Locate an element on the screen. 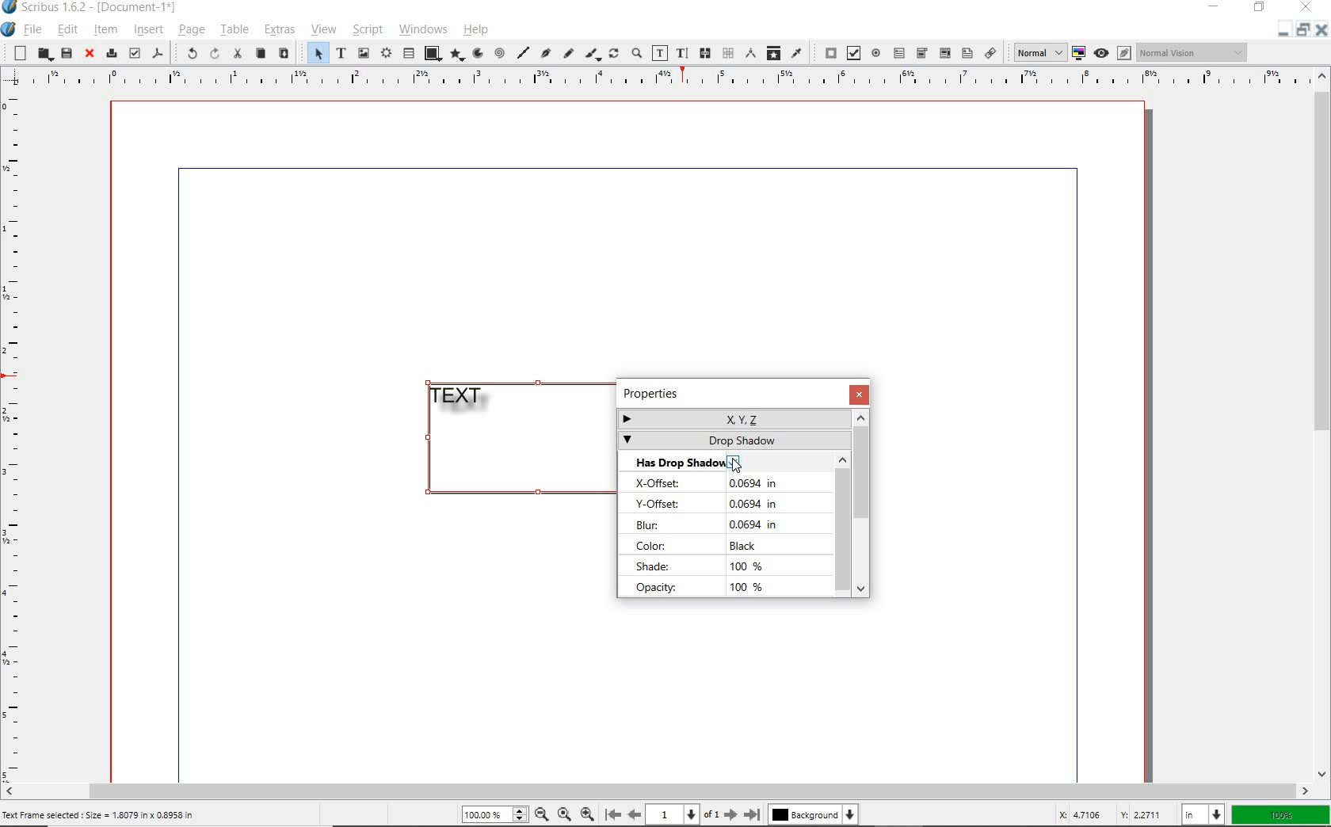  preflight verifier is located at coordinates (134, 52).